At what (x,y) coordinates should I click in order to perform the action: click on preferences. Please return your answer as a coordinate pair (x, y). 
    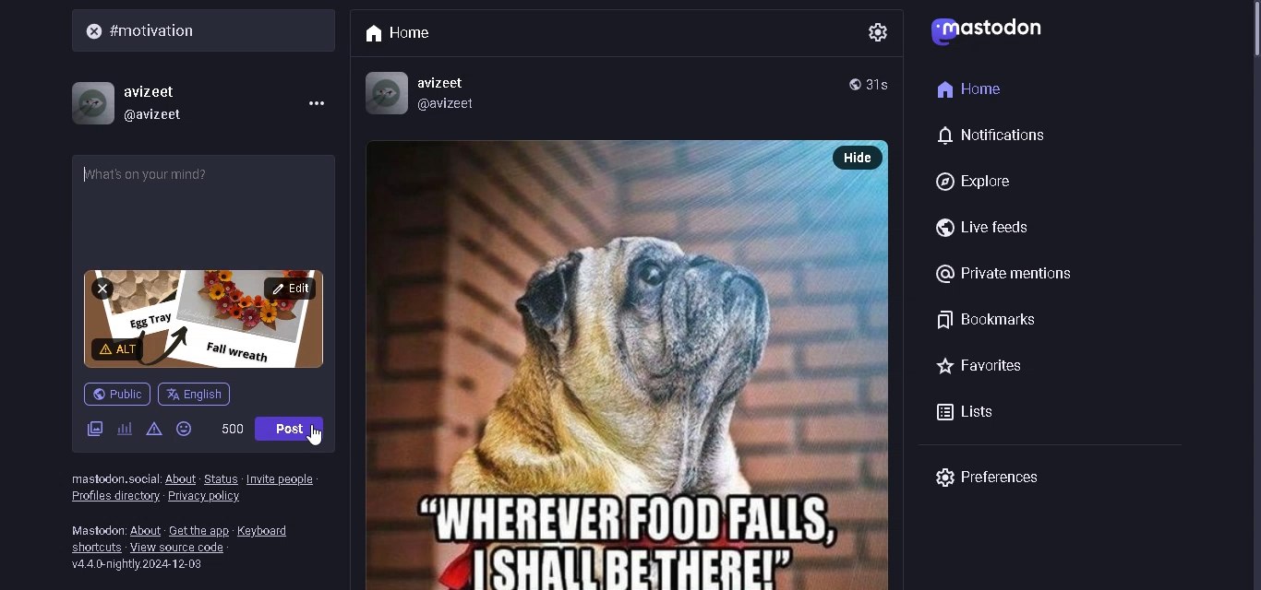
    Looking at the image, I should click on (986, 478).